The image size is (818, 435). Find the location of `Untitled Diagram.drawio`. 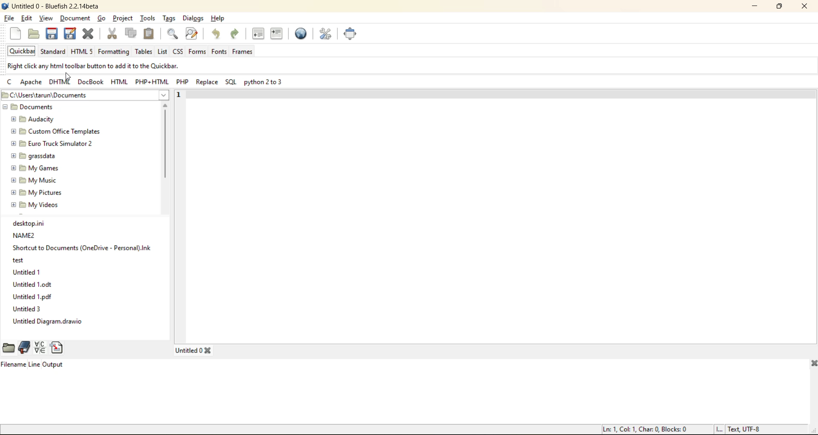

Untitled Diagram.drawio is located at coordinates (46, 323).